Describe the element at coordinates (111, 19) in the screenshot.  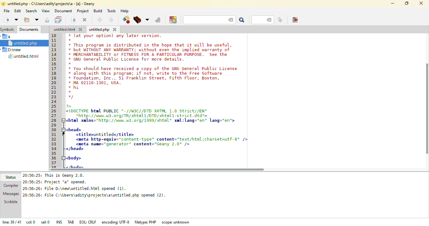
I see `next` at that location.